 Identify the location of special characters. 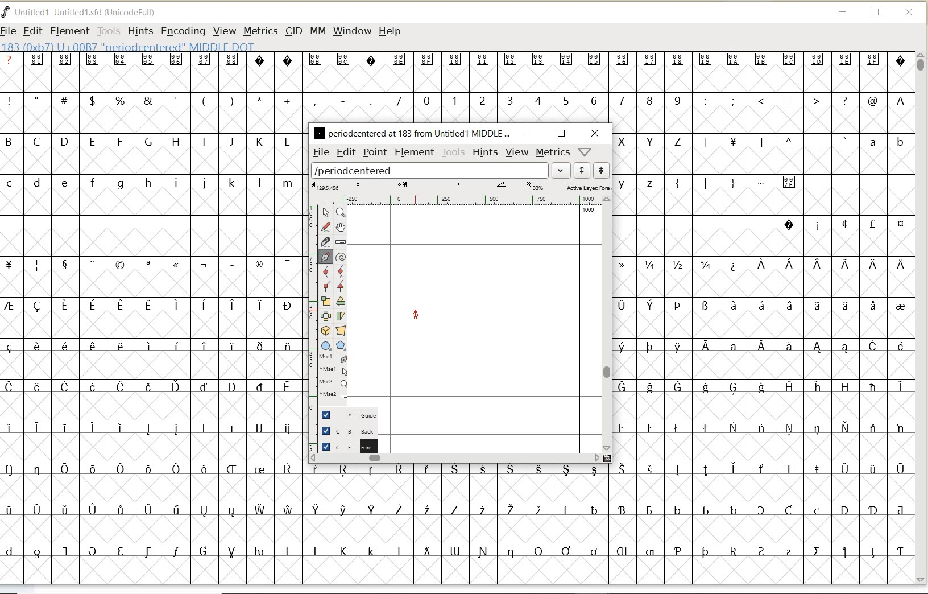
(807, 101).